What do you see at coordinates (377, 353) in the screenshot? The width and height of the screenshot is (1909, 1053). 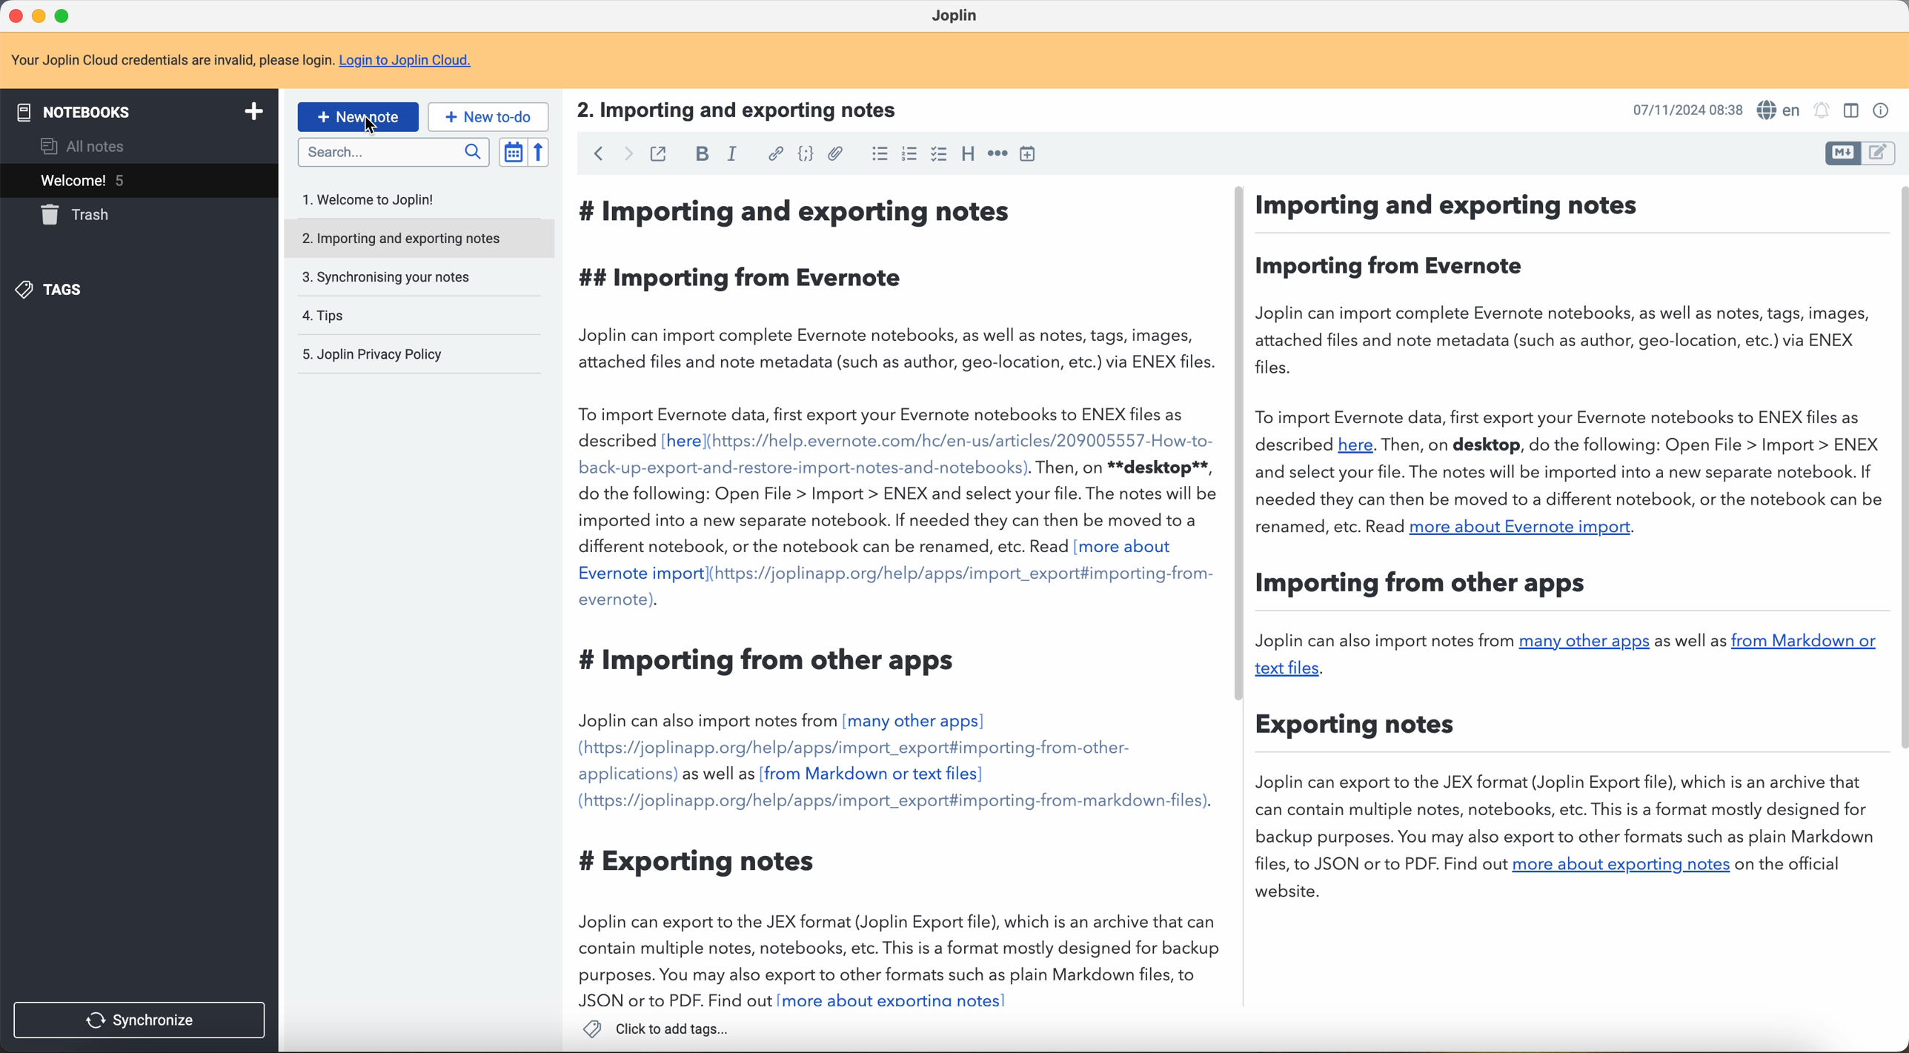 I see `Joplin privacy policy` at bounding box center [377, 353].